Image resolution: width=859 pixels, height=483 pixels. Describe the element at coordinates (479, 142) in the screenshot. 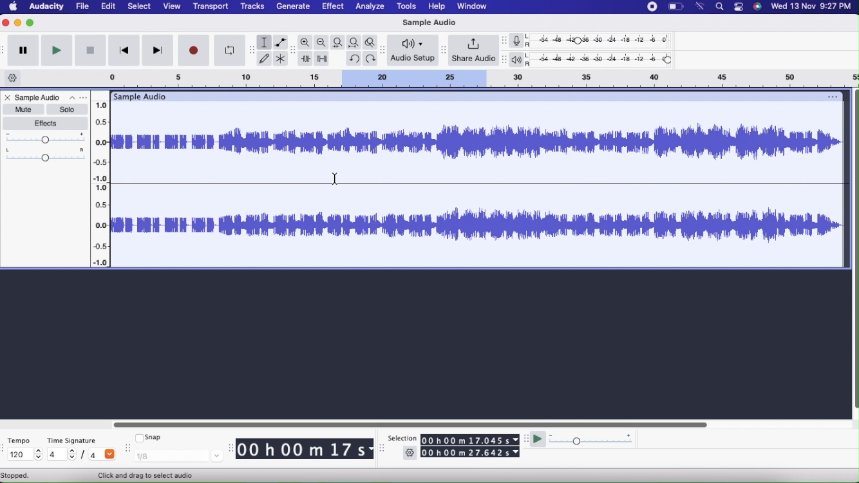

I see `audio track` at that location.